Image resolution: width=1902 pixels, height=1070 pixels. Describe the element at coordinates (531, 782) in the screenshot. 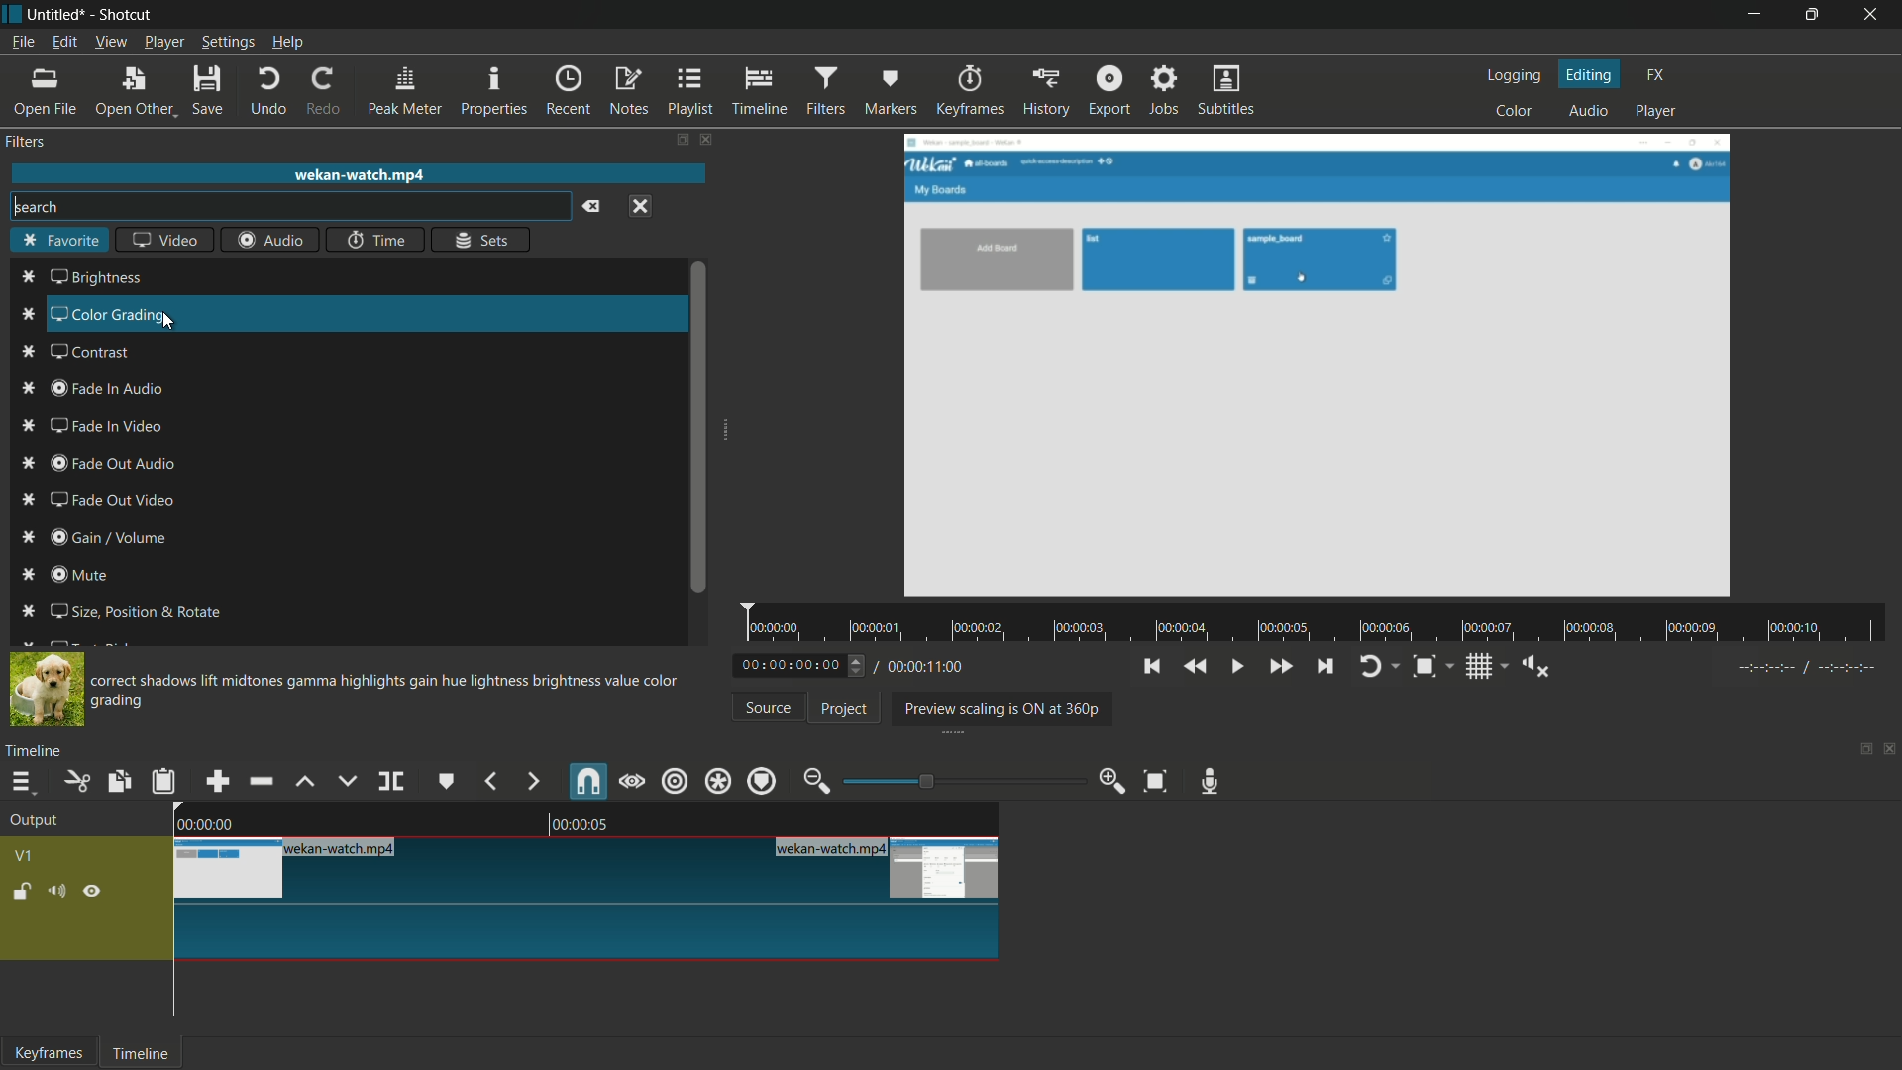

I see `next marker` at that location.